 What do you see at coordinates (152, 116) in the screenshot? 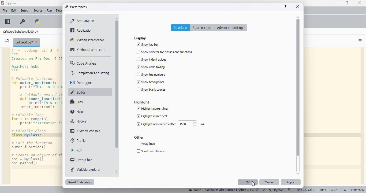
I see `highlight current cell` at bounding box center [152, 116].